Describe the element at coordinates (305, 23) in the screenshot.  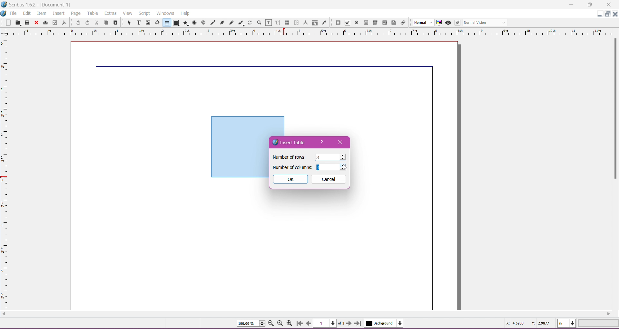
I see `Measurements` at that location.